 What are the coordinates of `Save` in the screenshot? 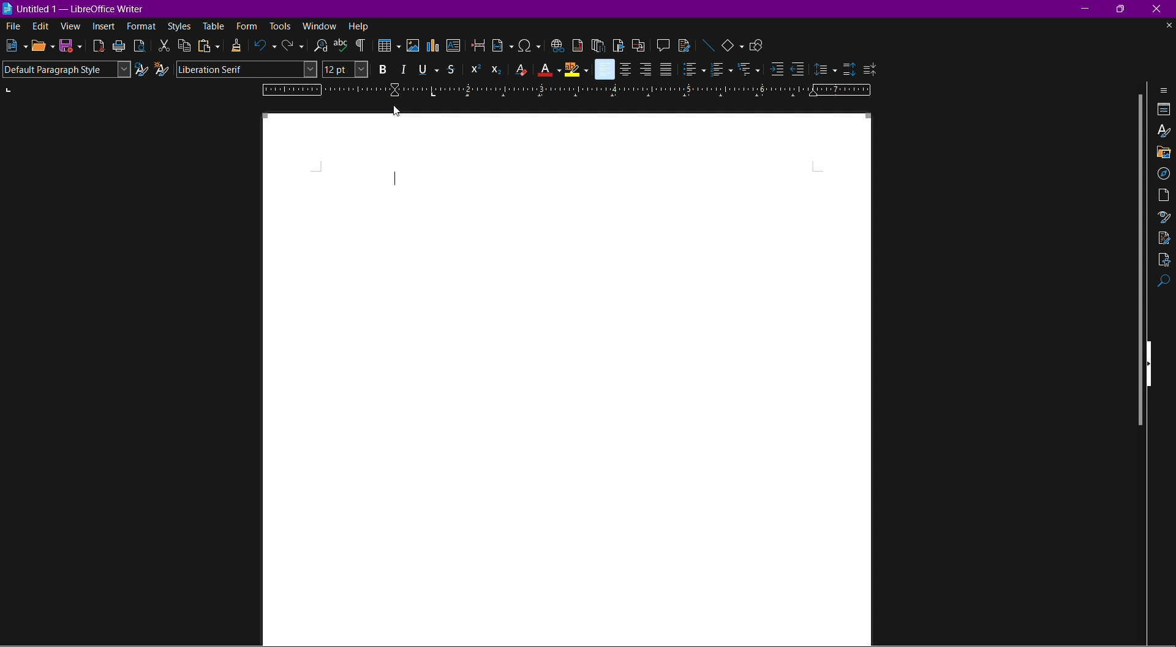 It's located at (71, 47).